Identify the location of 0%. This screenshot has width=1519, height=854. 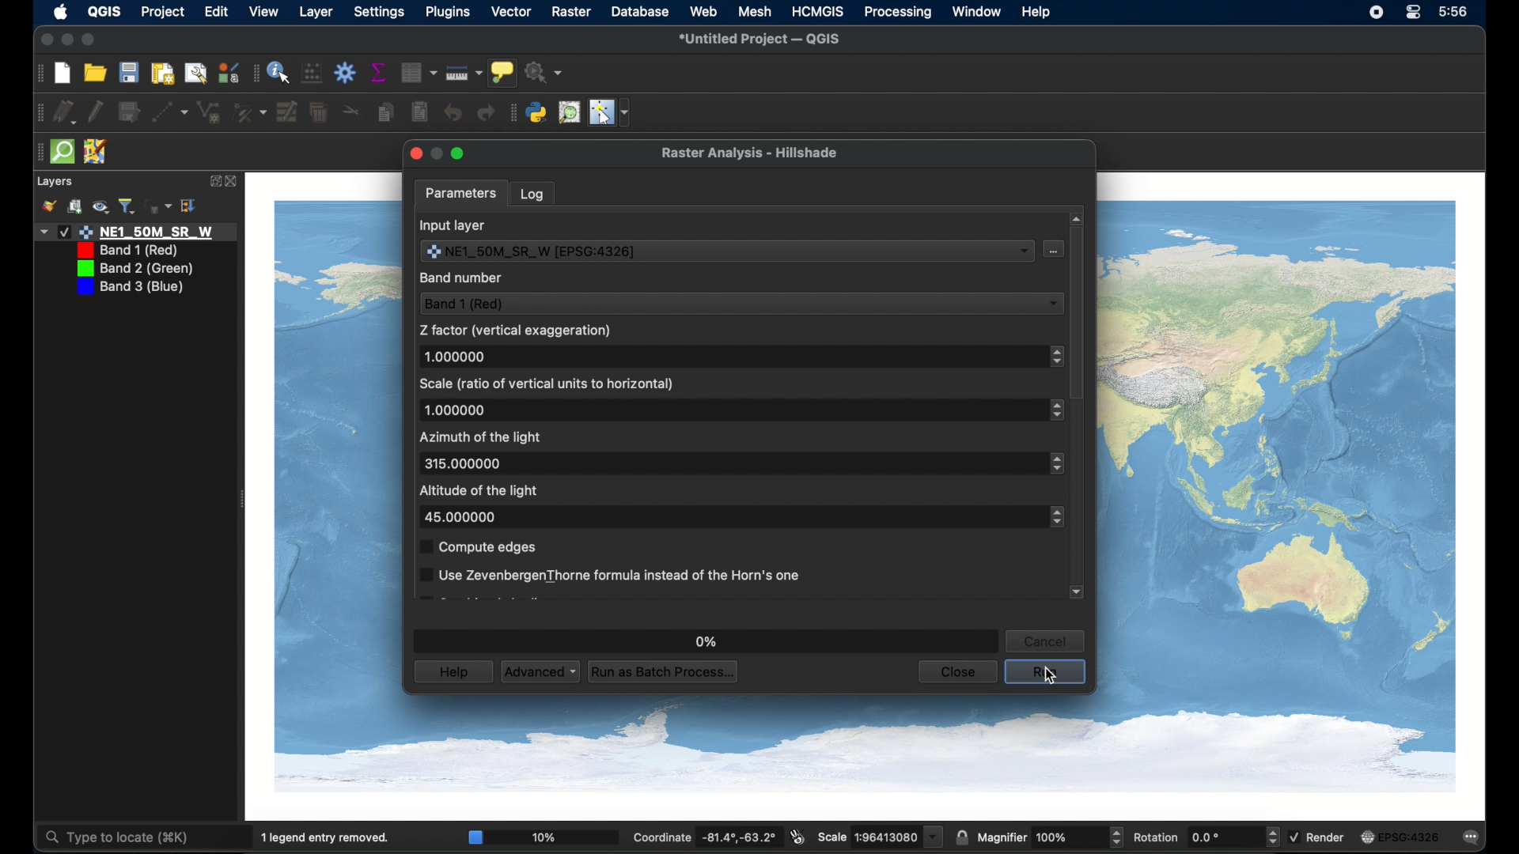
(706, 640).